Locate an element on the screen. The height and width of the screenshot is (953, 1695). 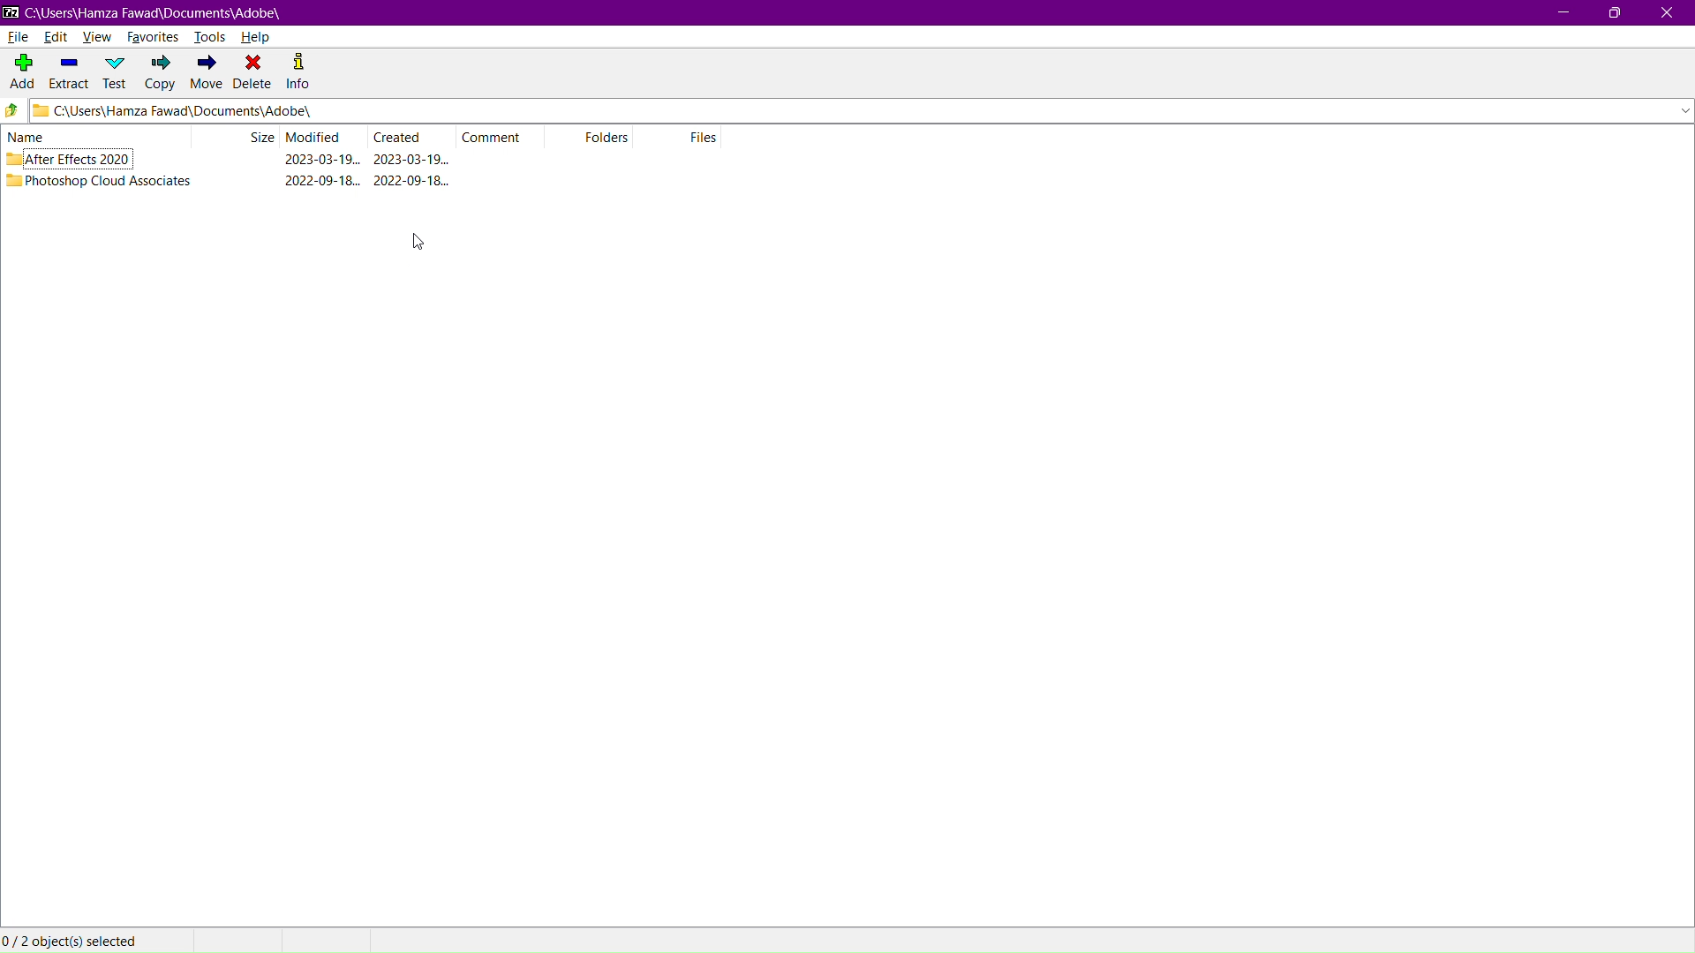
Go up directory is located at coordinates (12, 112).